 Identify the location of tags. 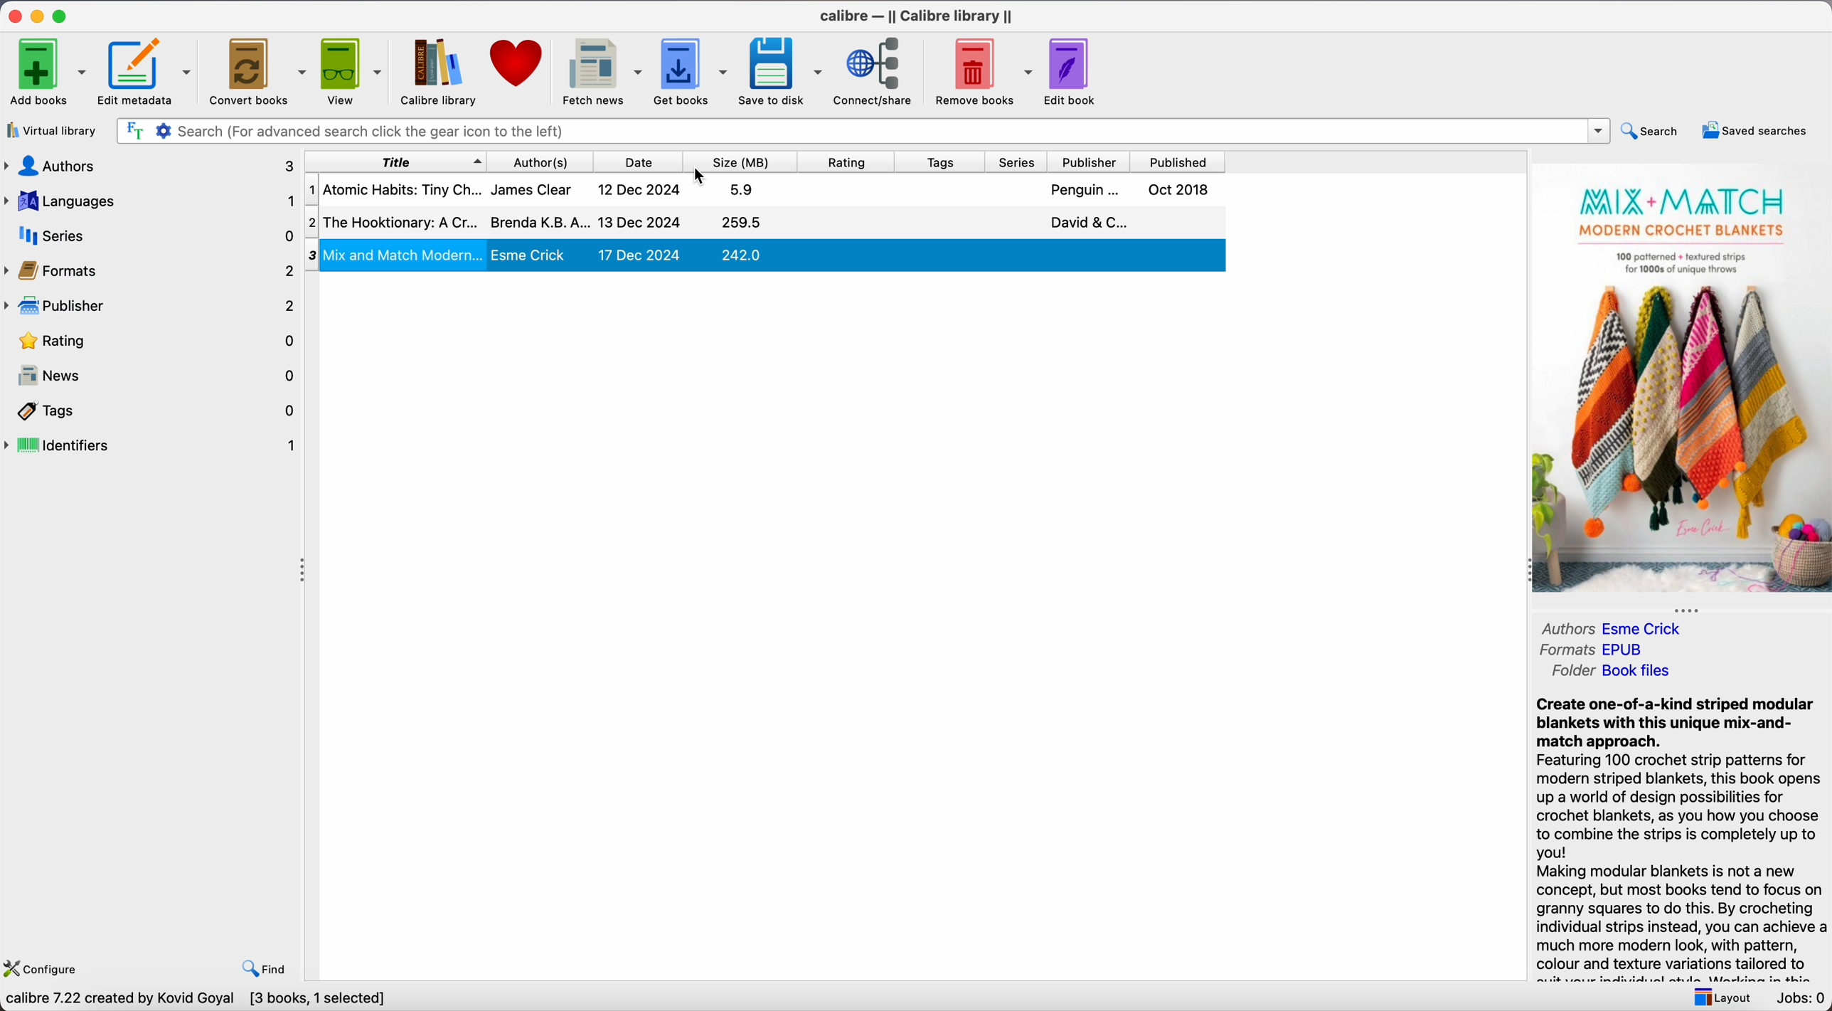
(943, 162).